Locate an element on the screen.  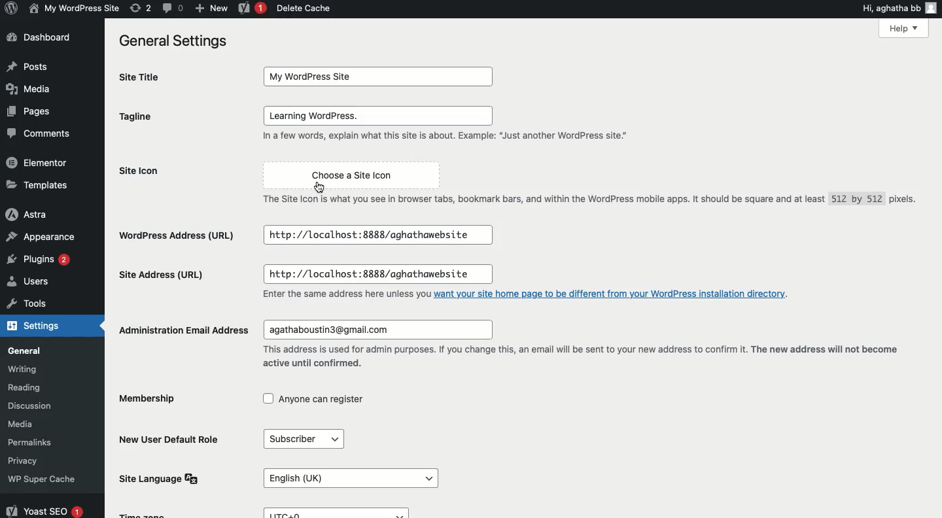
Learning WordPress. is located at coordinates (378, 116).